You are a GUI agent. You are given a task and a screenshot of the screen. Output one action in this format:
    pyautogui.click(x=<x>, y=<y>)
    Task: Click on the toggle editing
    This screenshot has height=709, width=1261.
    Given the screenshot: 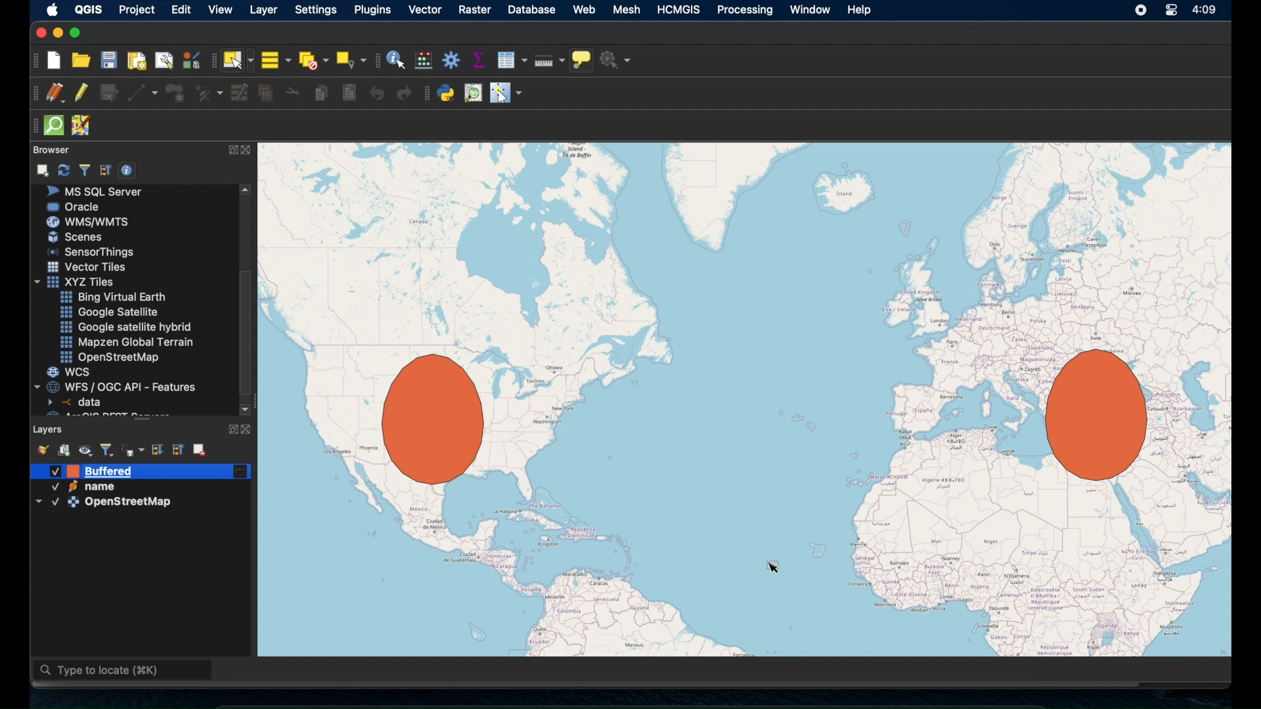 What is the action you would take?
    pyautogui.click(x=81, y=93)
    